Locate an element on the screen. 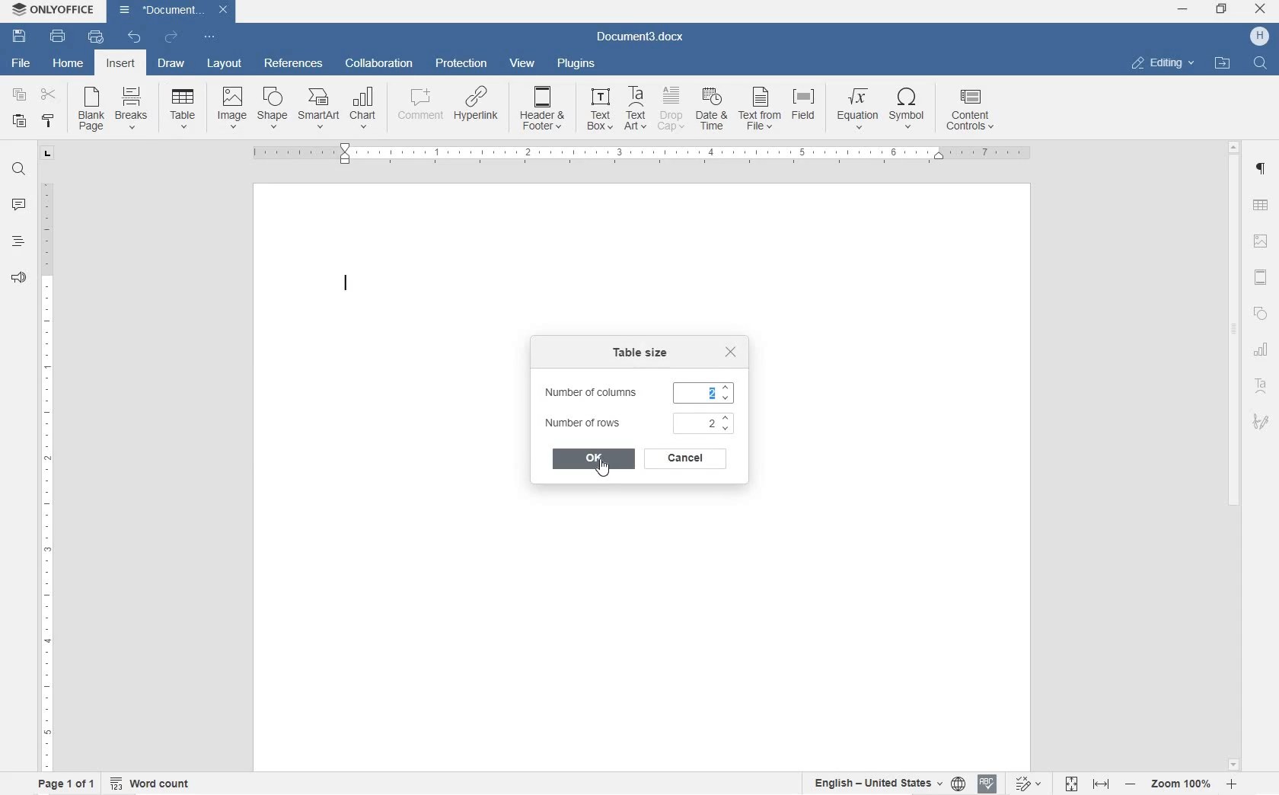  INSERT is located at coordinates (123, 65).